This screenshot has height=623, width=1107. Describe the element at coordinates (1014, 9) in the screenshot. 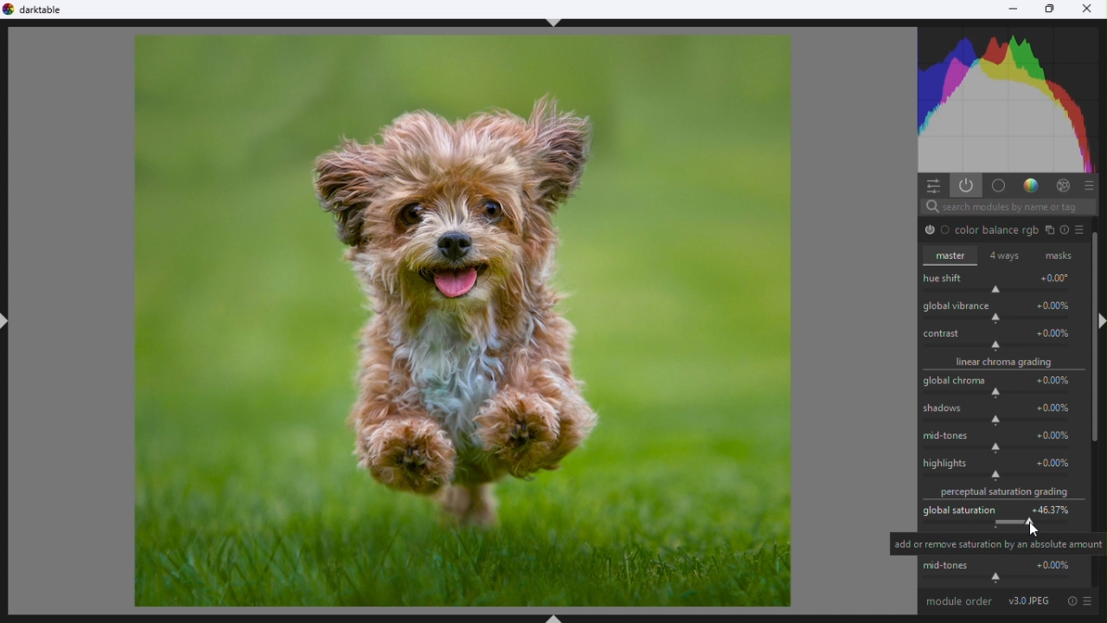

I see `Minimise` at that location.